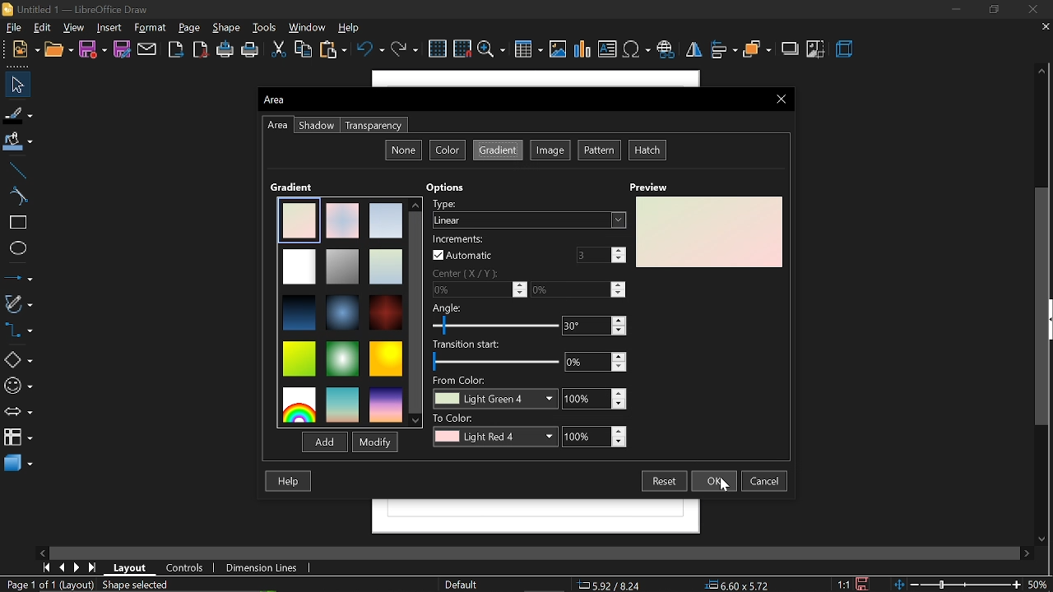  I want to click on paste, so click(334, 51).